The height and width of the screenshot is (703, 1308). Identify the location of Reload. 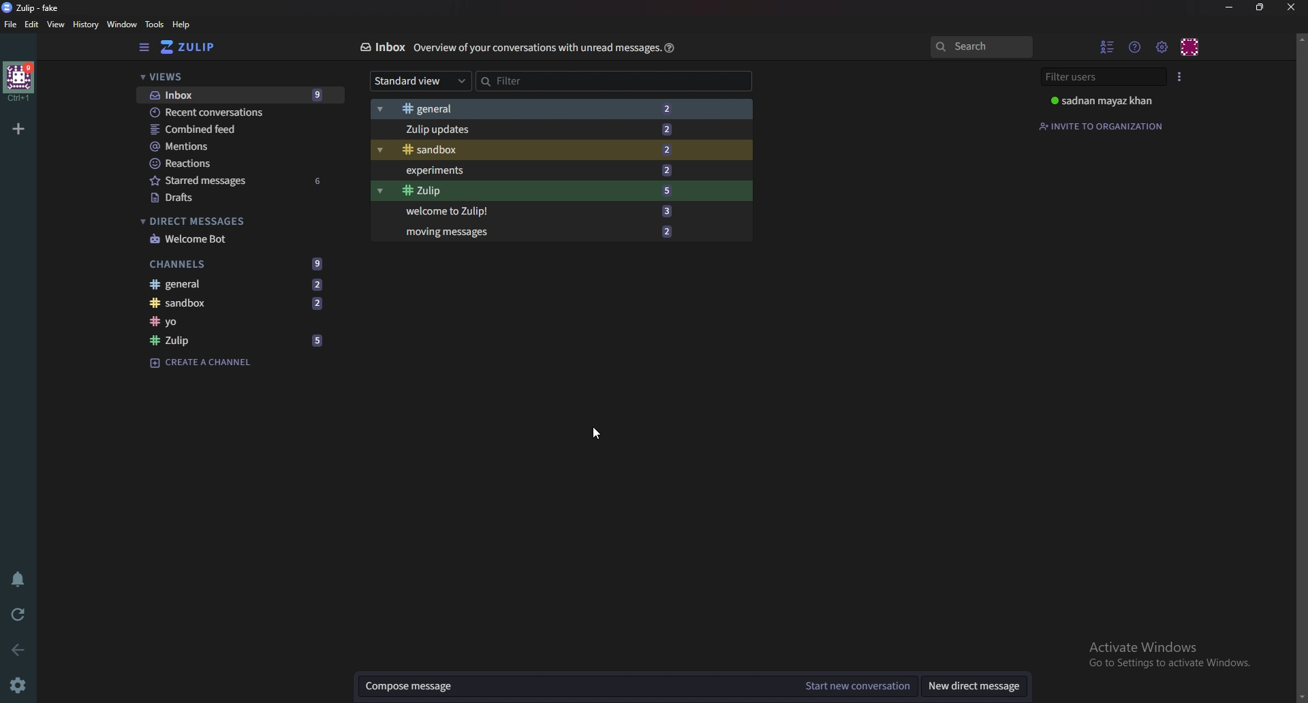
(19, 615).